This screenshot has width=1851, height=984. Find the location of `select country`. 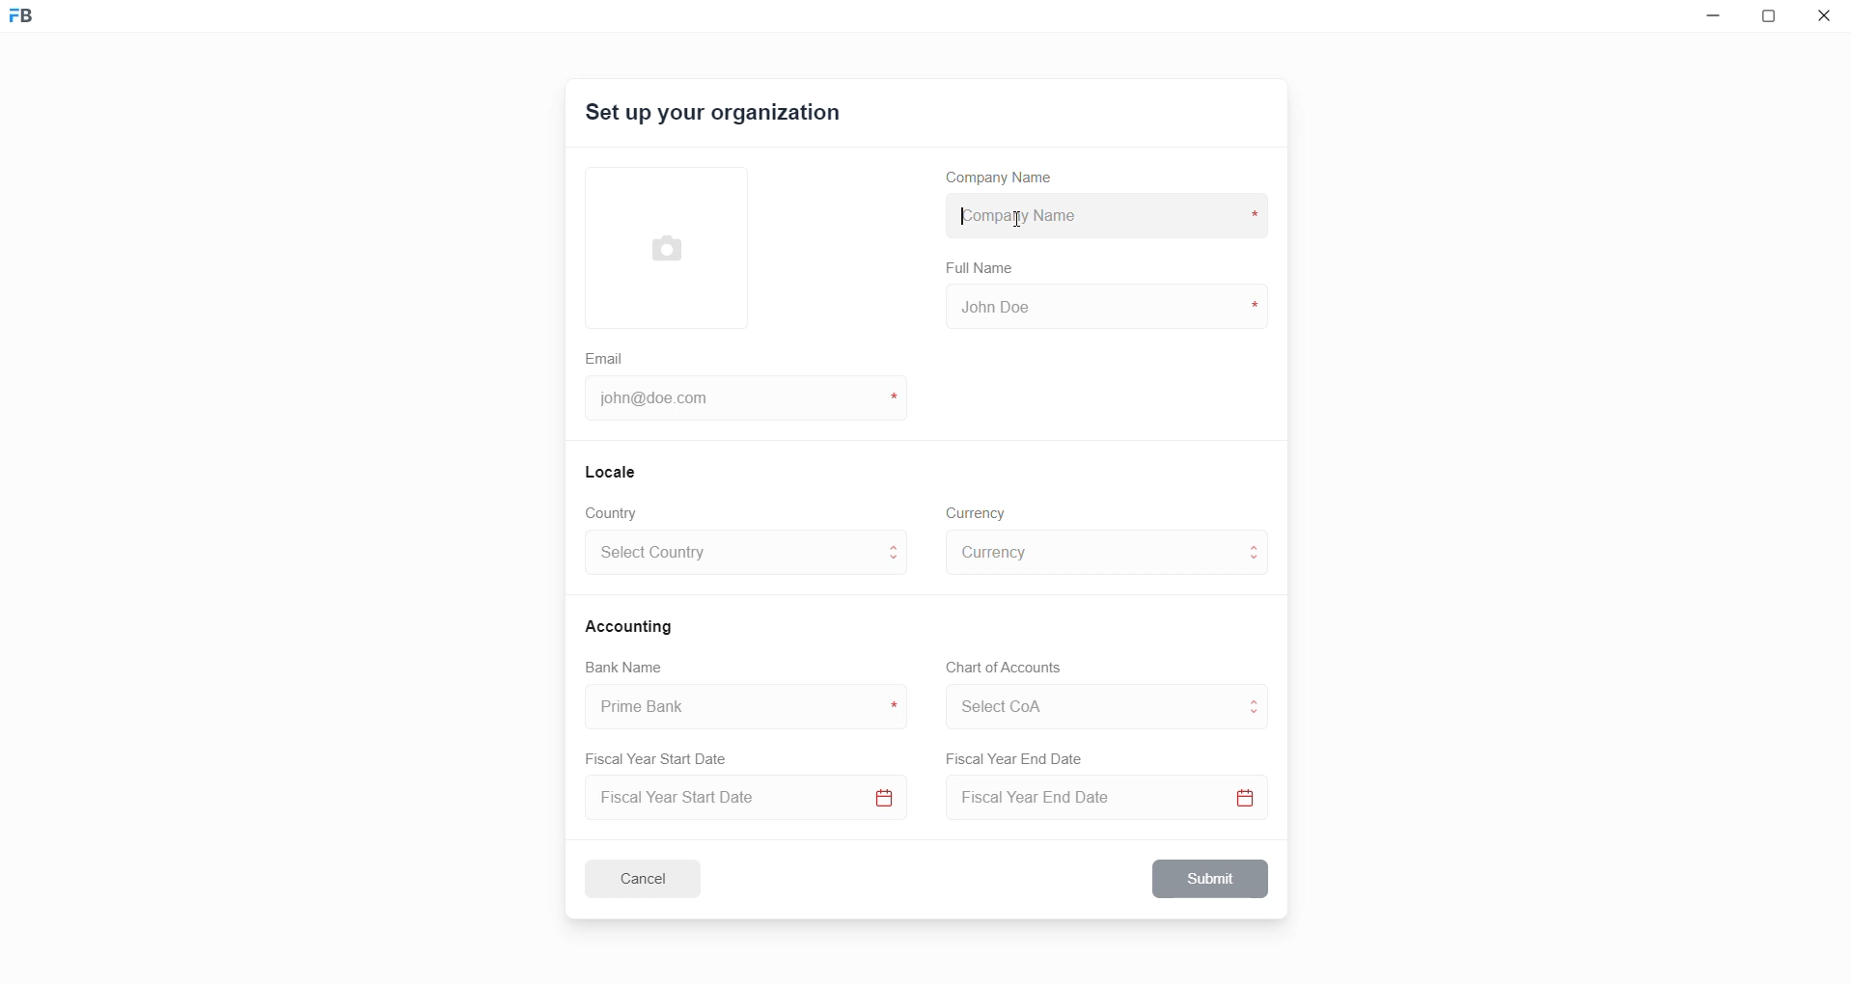

select country is located at coordinates (732, 556).